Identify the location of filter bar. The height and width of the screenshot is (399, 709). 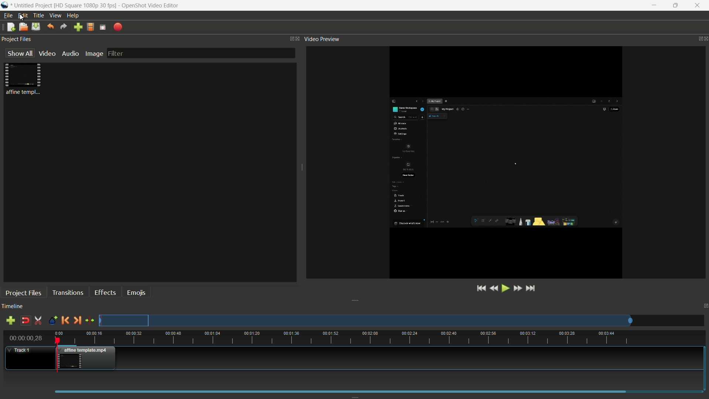
(200, 53).